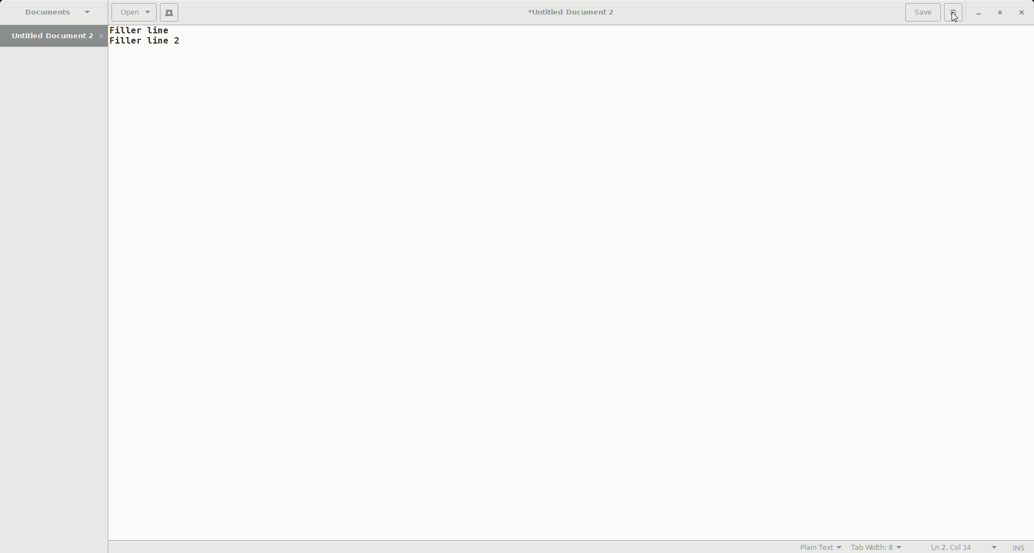 Image resolution: width=1034 pixels, height=553 pixels. What do you see at coordinates (135, 13) in the screenshot?
I see `Open` at bounding box center [135, 13].